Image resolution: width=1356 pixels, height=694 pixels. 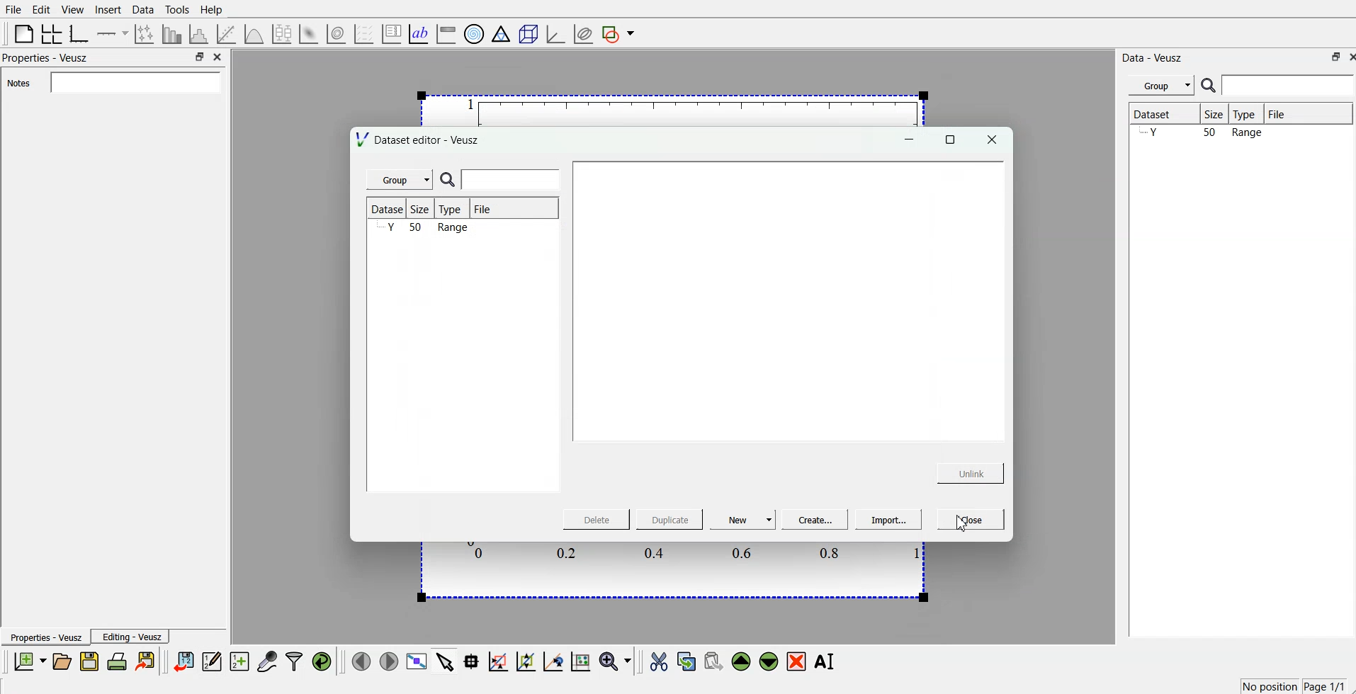 I want to click on plot box plots, so click(x=284, y=33).